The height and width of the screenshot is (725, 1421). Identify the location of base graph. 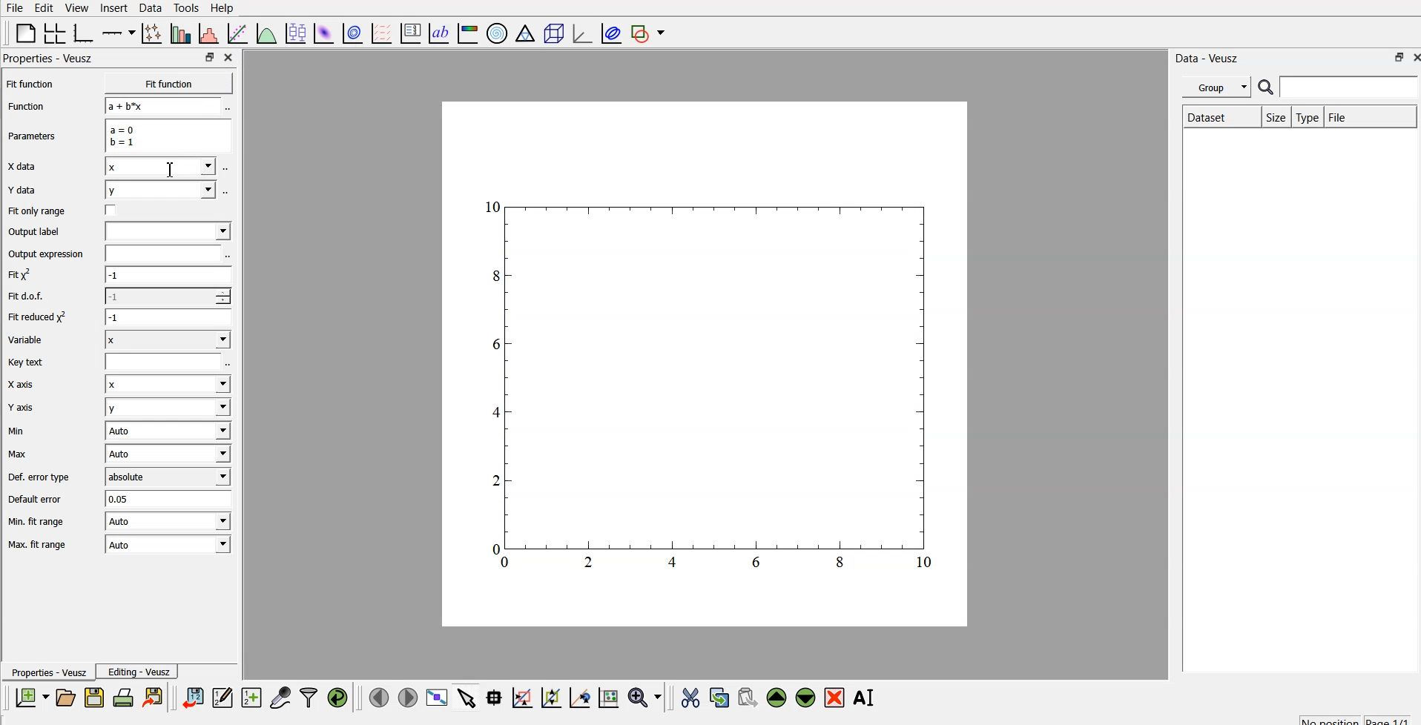
(82, 34).